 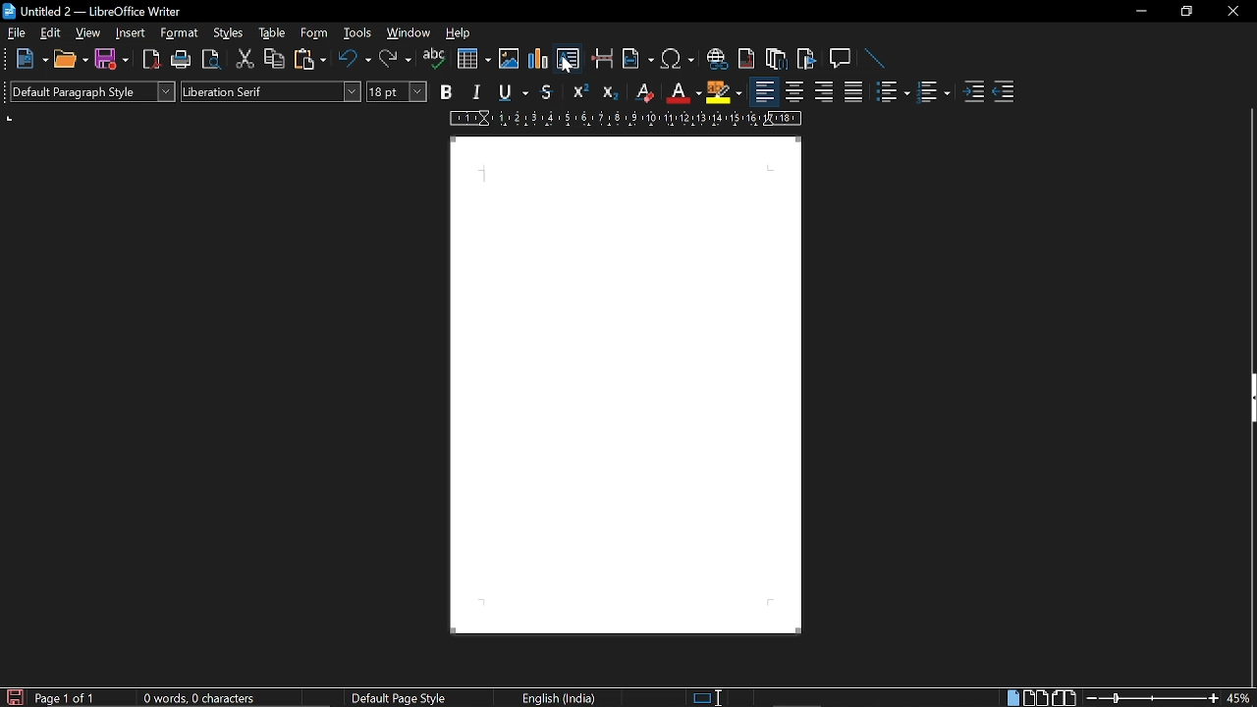 I want to click on edit, so click(x=52, y=33).